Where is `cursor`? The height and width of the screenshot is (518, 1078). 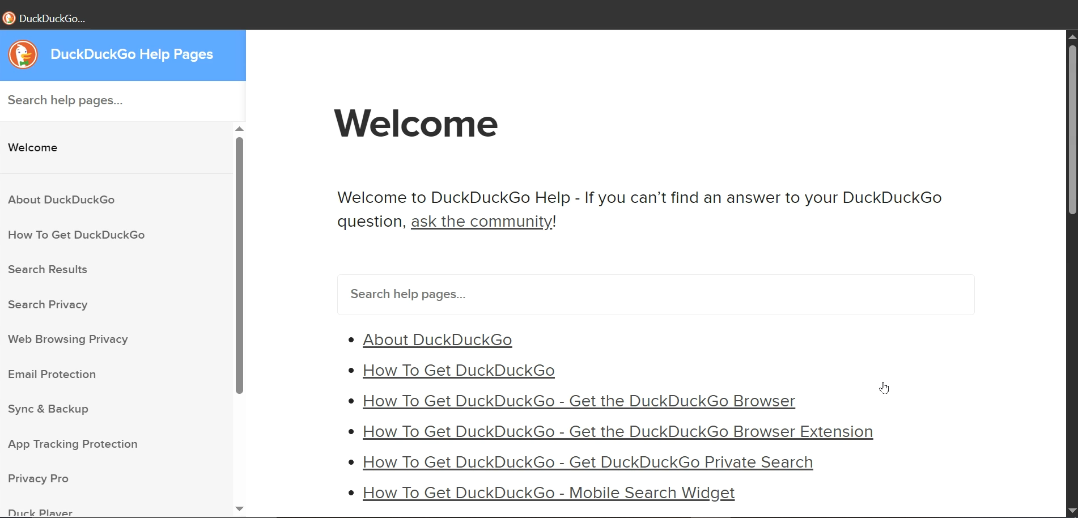
cursor is located at coordinates (880, 387).